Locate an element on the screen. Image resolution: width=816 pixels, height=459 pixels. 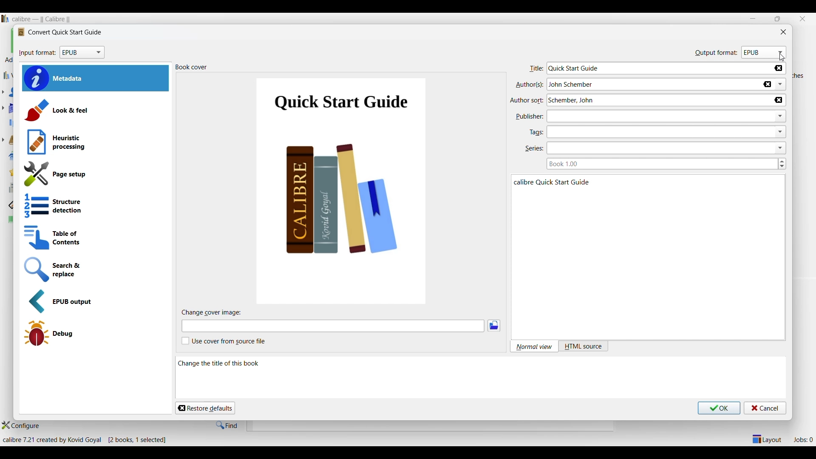
Close interface is located at coordinates (802, 19).